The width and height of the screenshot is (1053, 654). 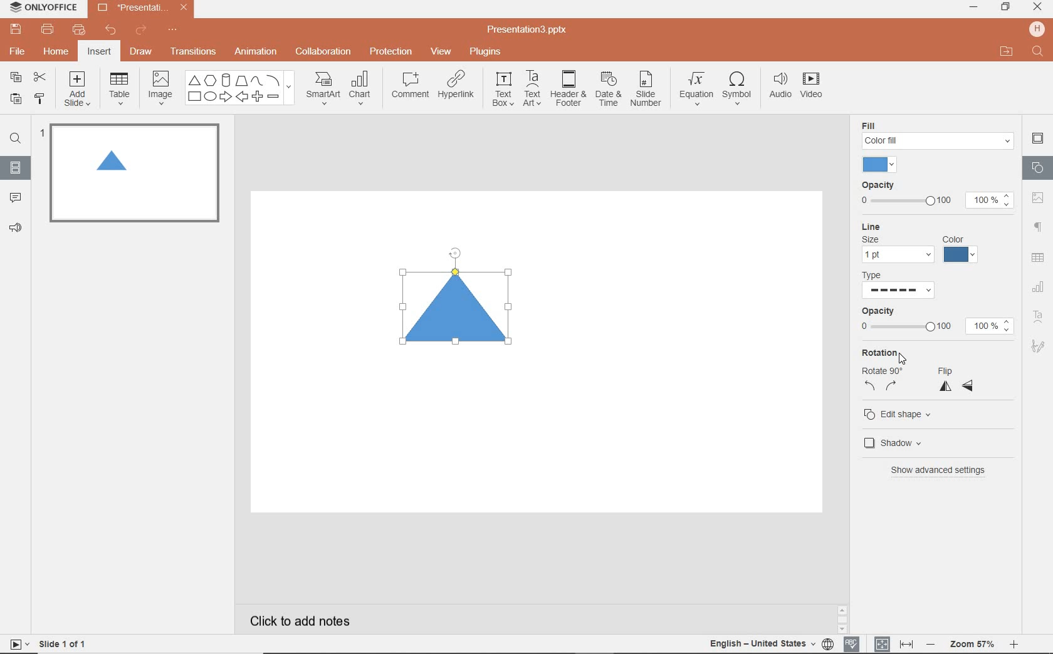 I want to click on SMARTART, so click(x=323, y=93).